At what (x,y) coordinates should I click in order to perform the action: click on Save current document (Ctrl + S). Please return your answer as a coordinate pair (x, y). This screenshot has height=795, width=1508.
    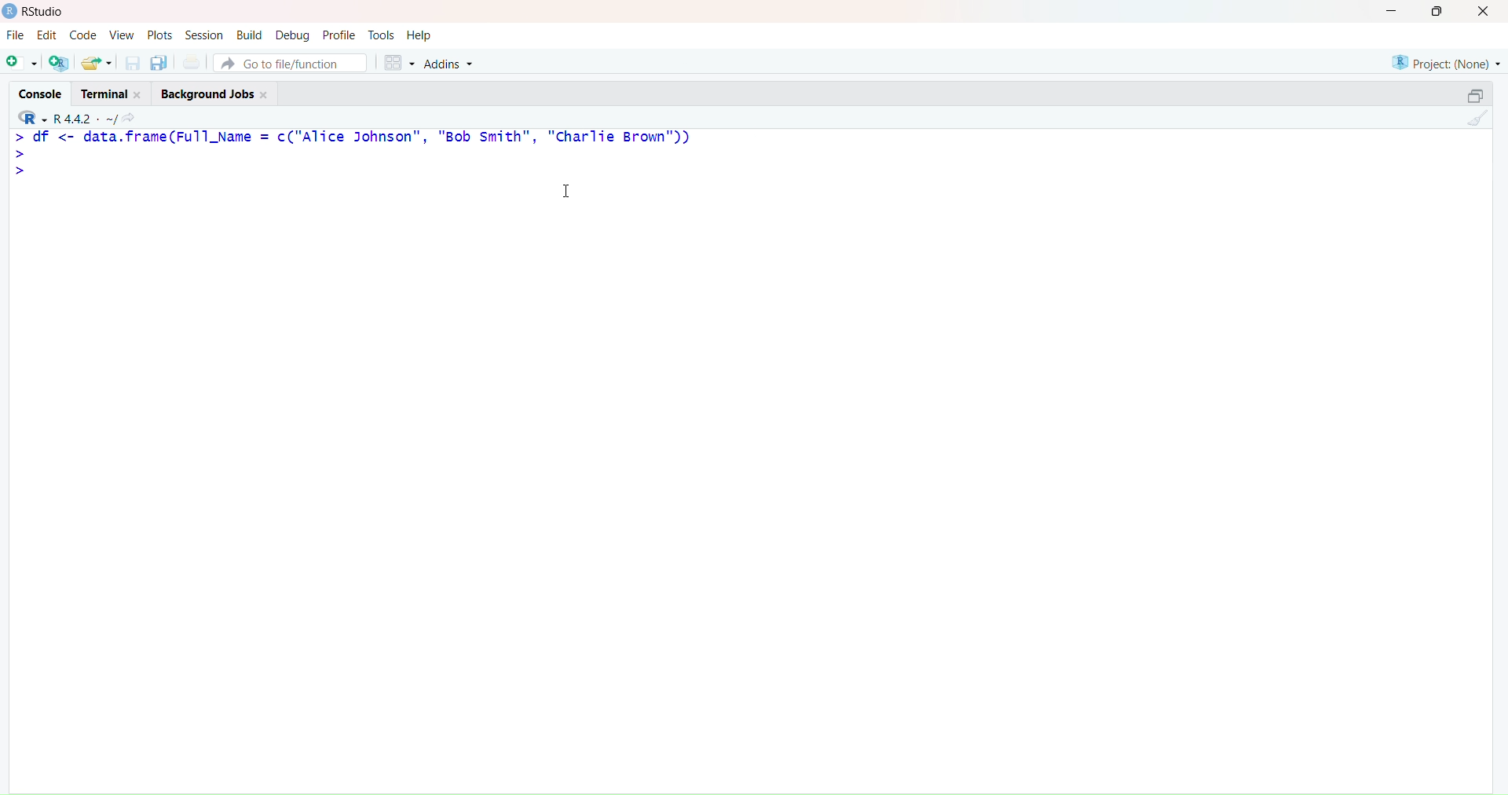
    Looking at the image, I should click on (132, 64).